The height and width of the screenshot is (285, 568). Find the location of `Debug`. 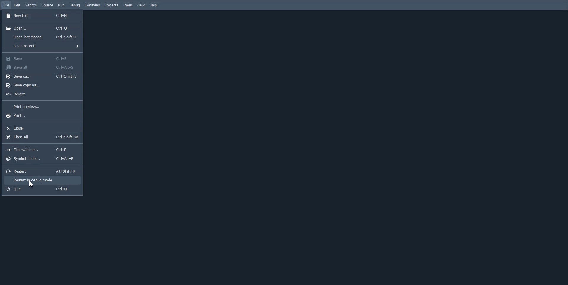

Debug is located at coordinates (74, 6).